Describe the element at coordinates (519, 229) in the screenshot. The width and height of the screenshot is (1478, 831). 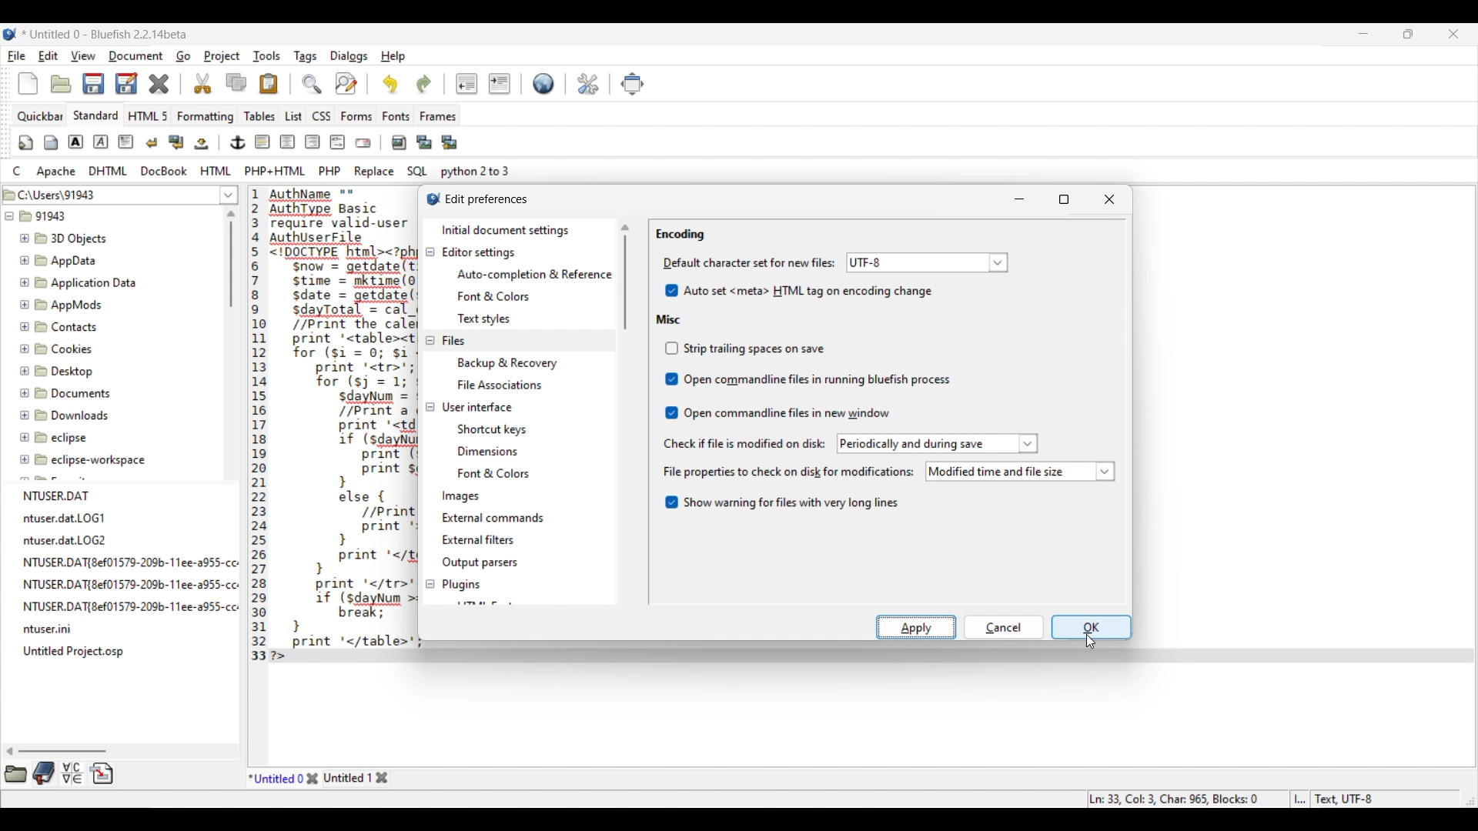
I see `Initial document settings, current selection highlighted` at that location.